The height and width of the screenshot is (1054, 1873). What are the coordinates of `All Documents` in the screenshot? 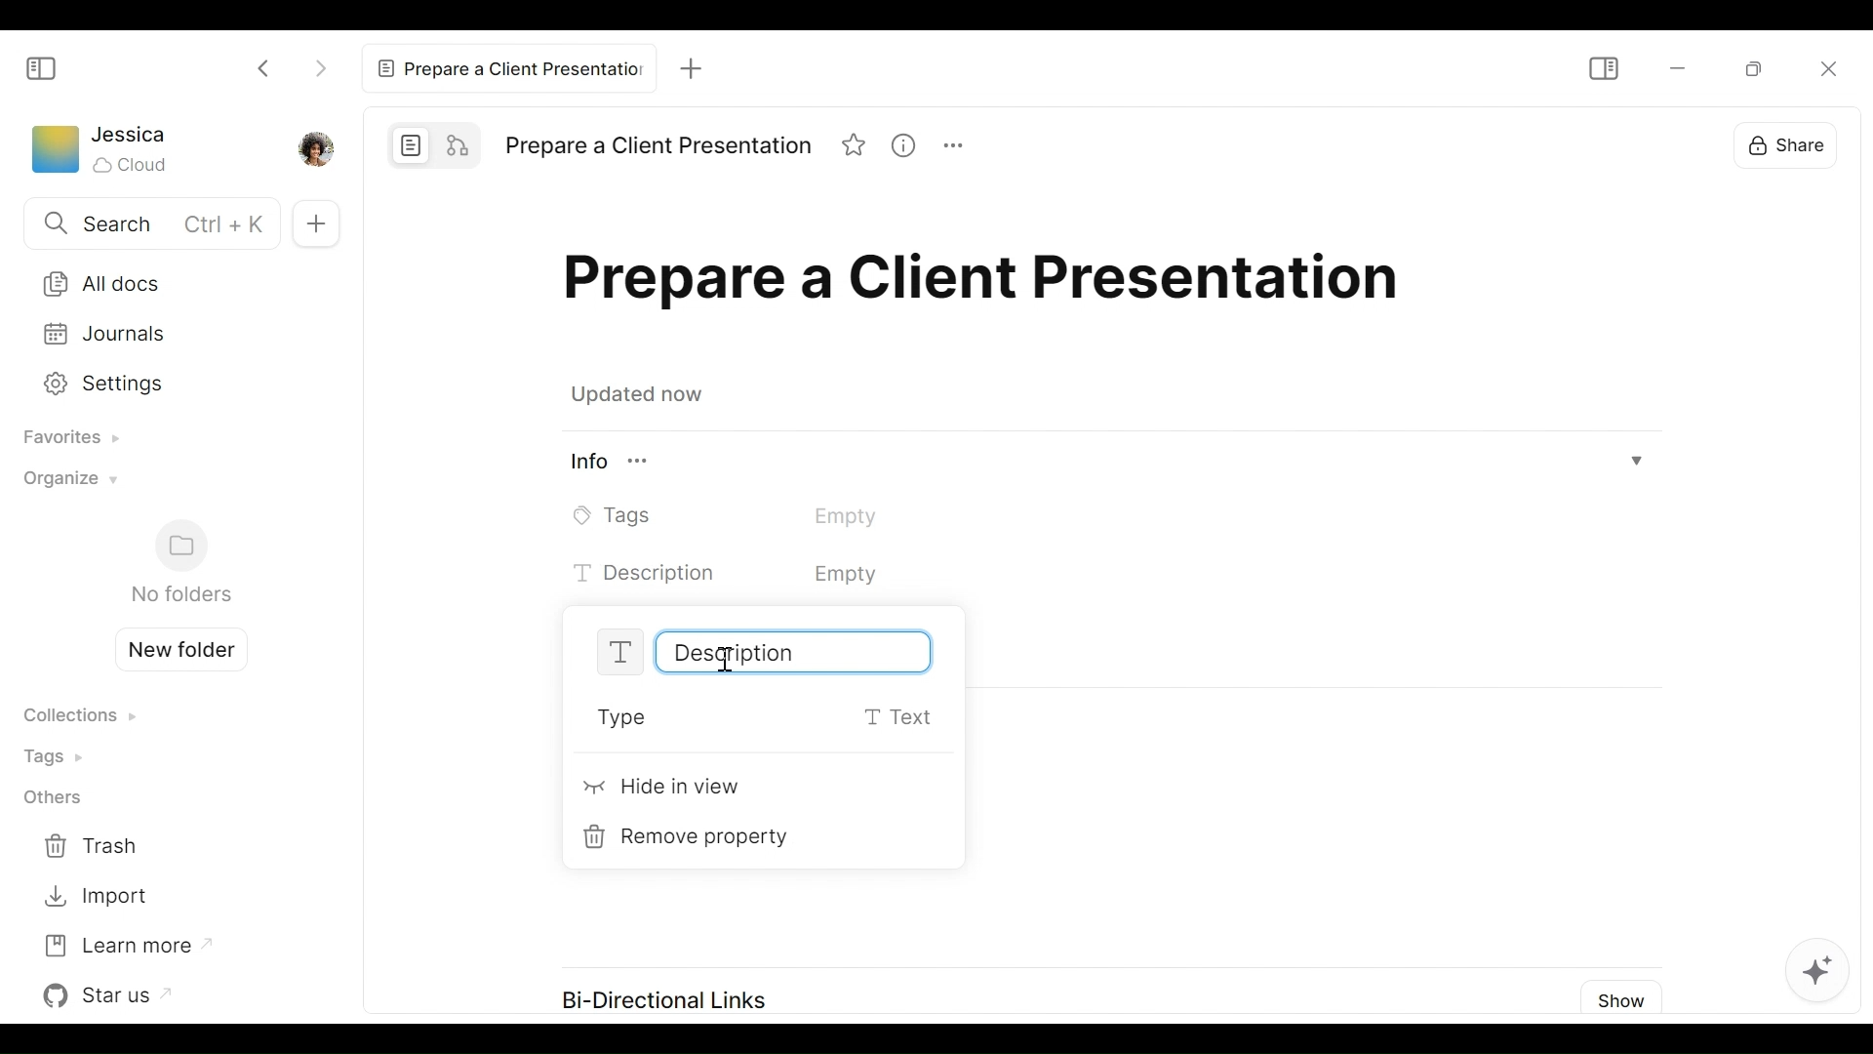 It's located at (167, 282).